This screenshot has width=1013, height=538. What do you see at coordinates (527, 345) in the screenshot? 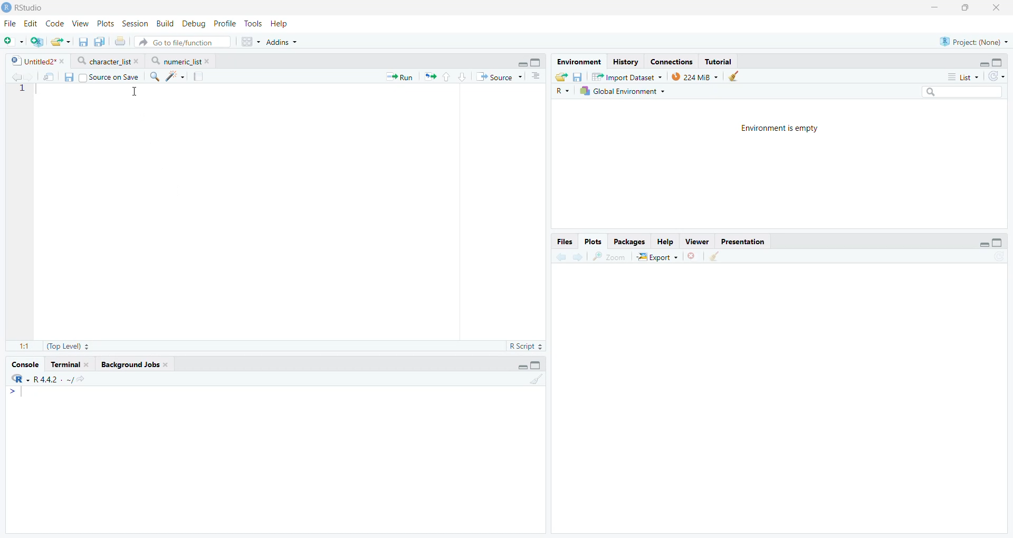
I see `R Script` at bounding box center [527, 345].